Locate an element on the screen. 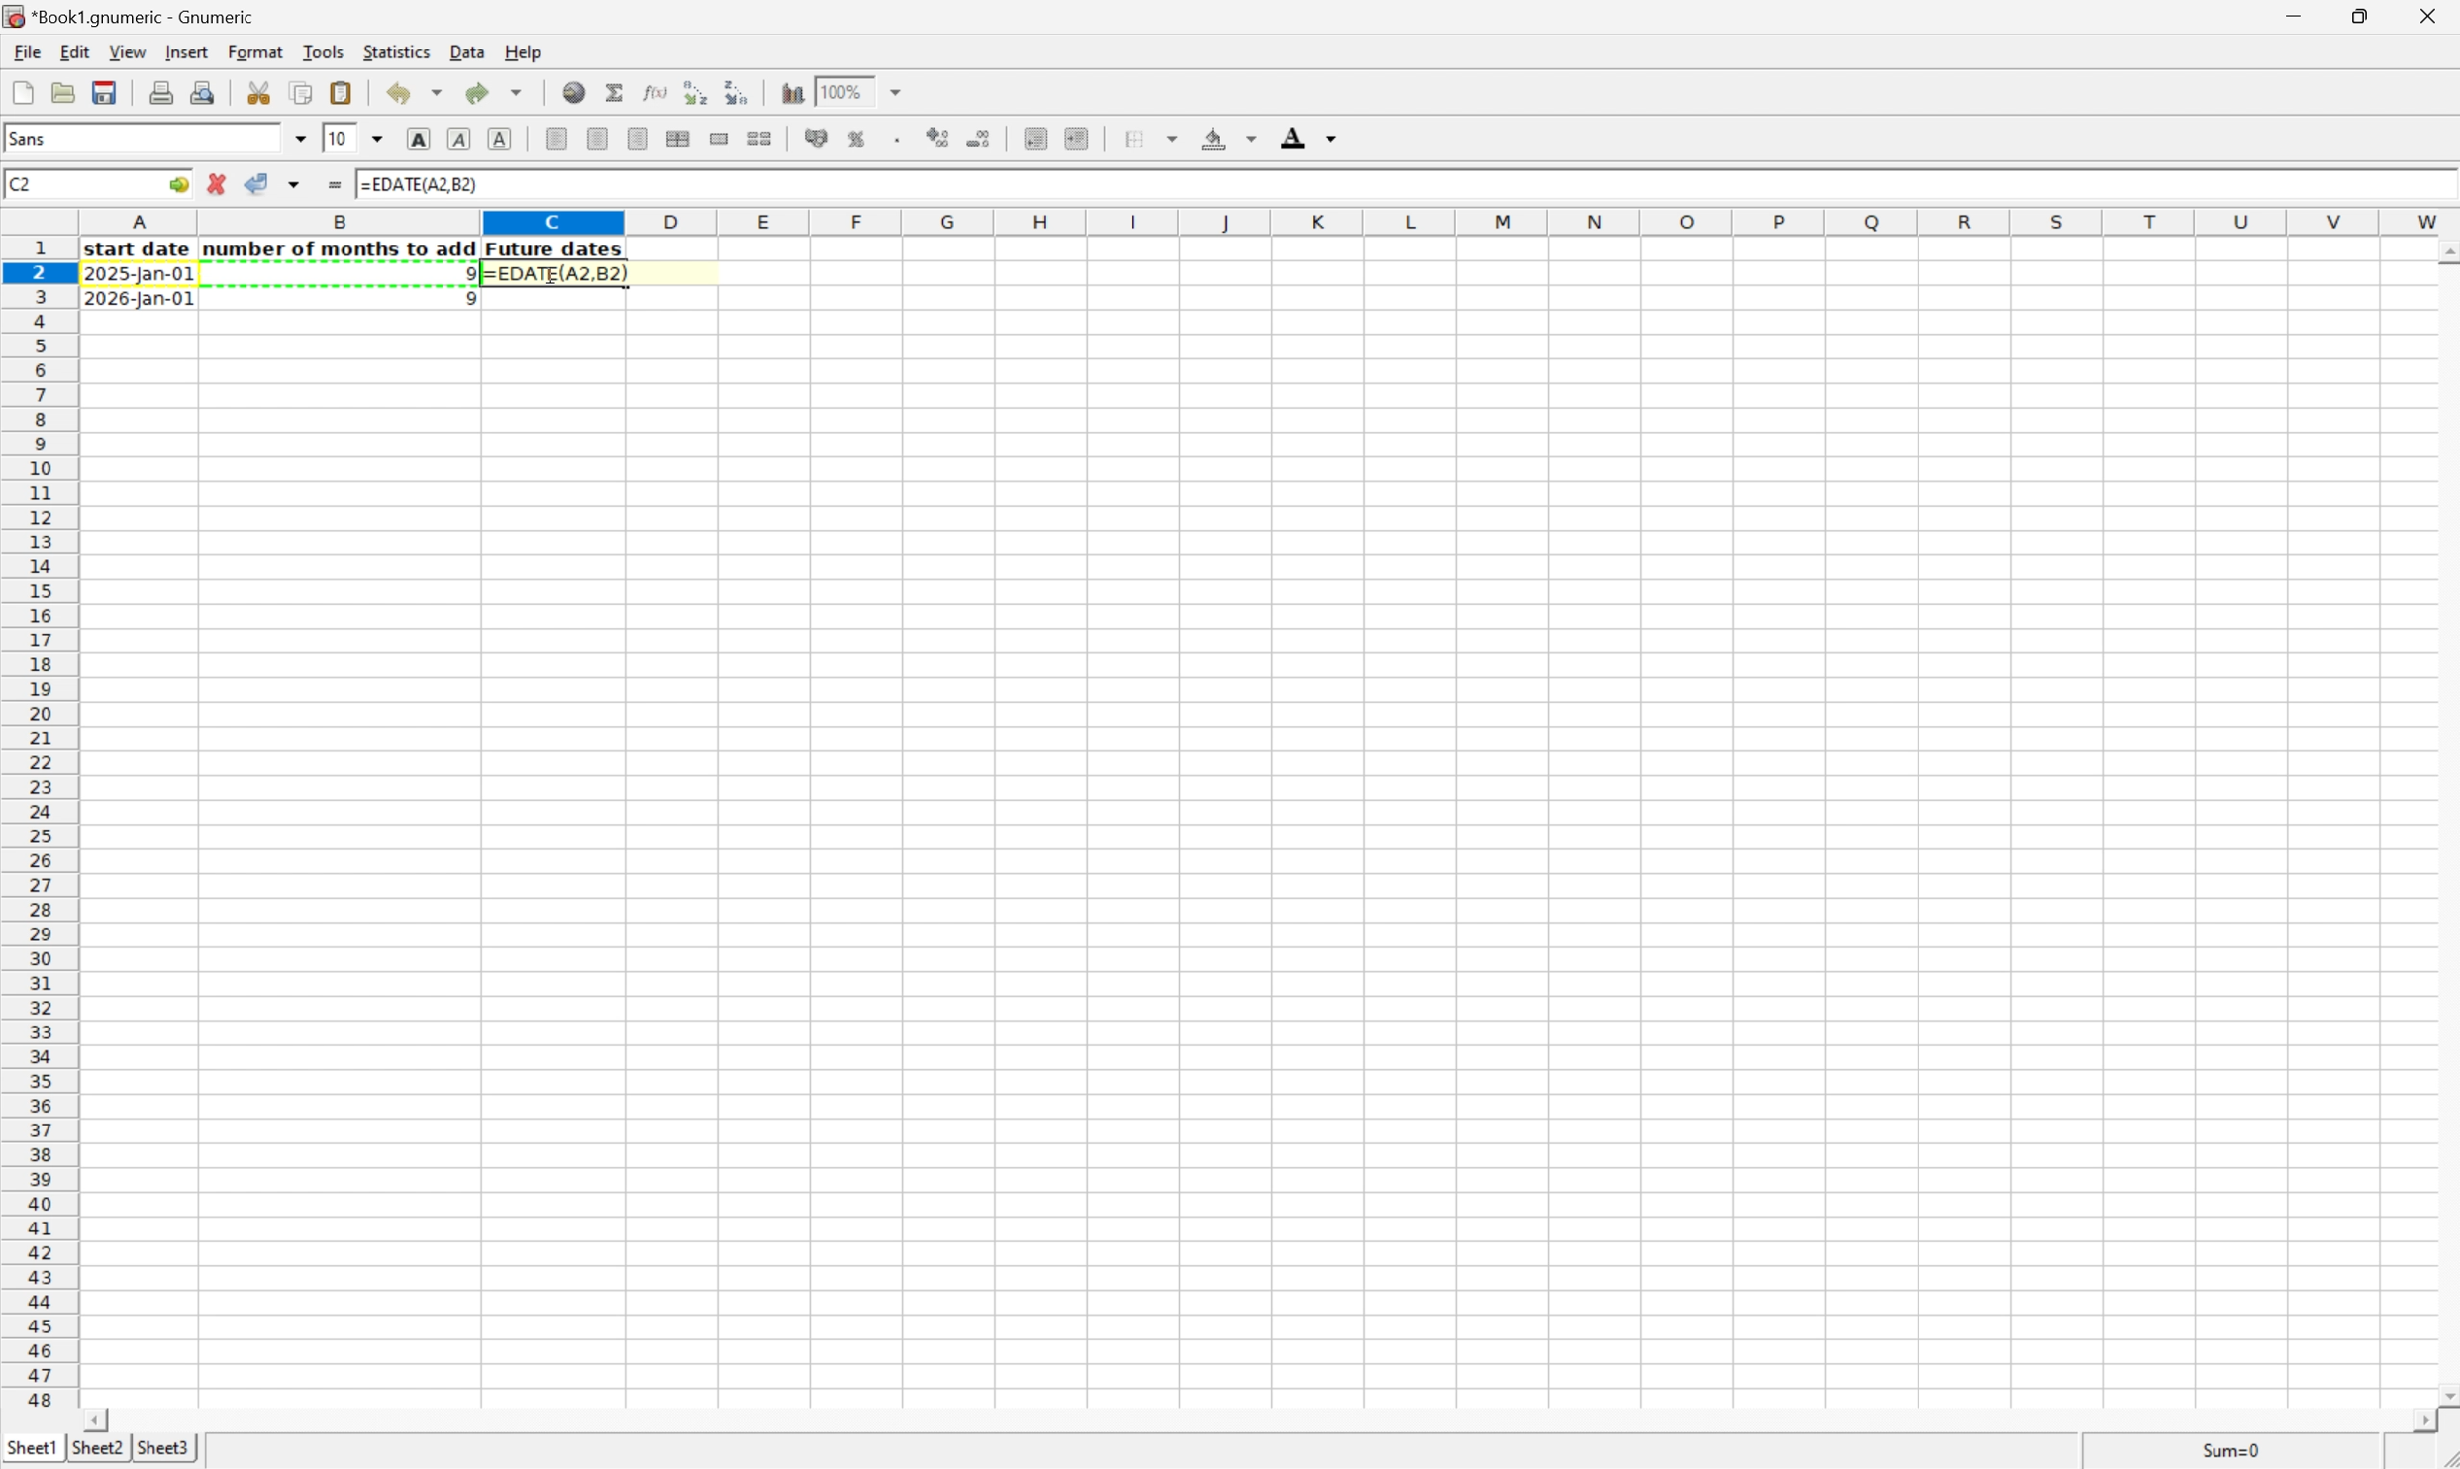  Scroll Left is located at coordinates (100, 1419).